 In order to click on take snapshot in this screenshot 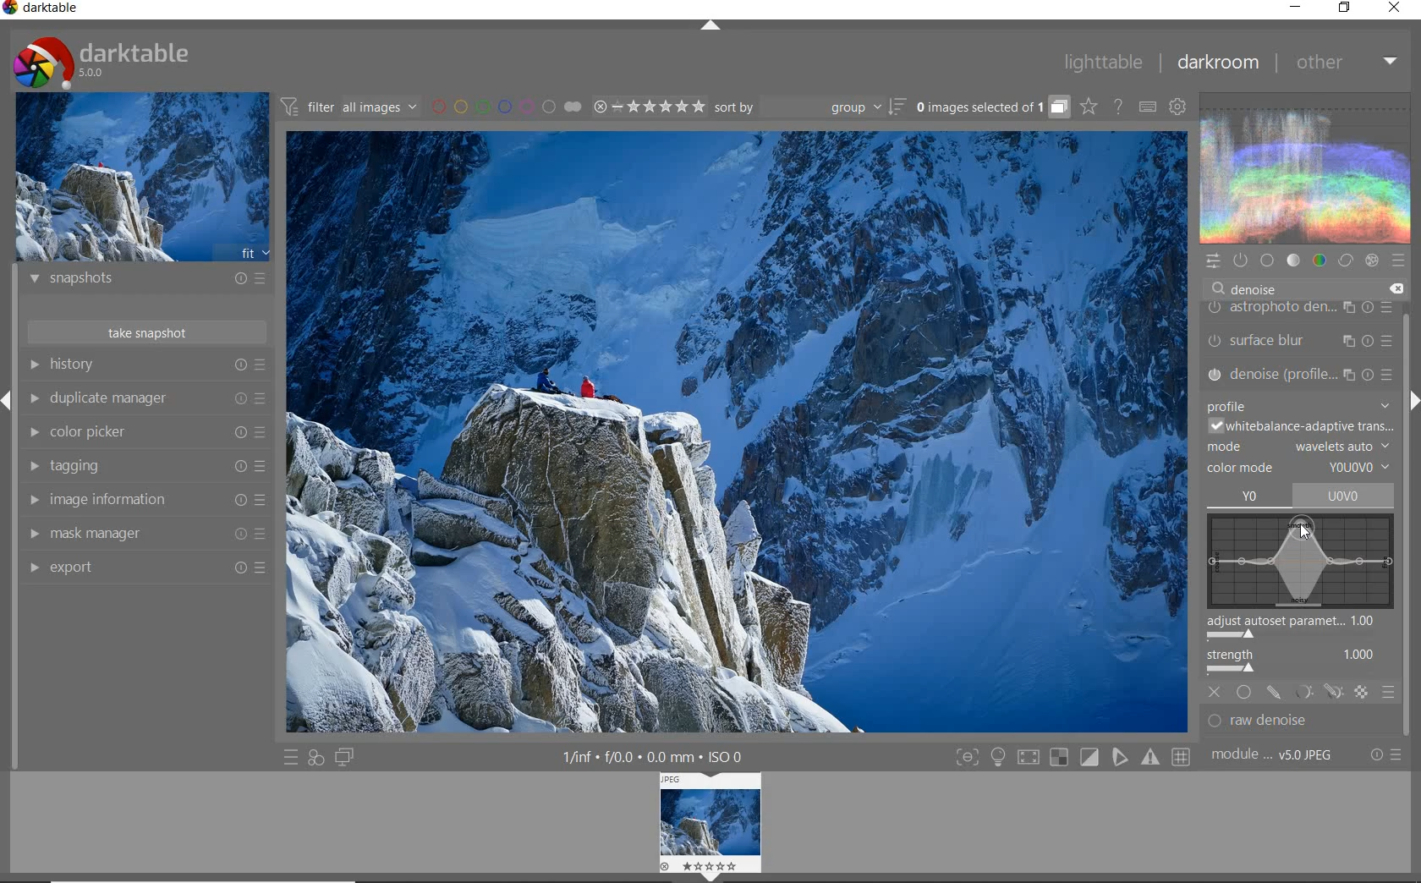, I will do `click(150, 332)`.